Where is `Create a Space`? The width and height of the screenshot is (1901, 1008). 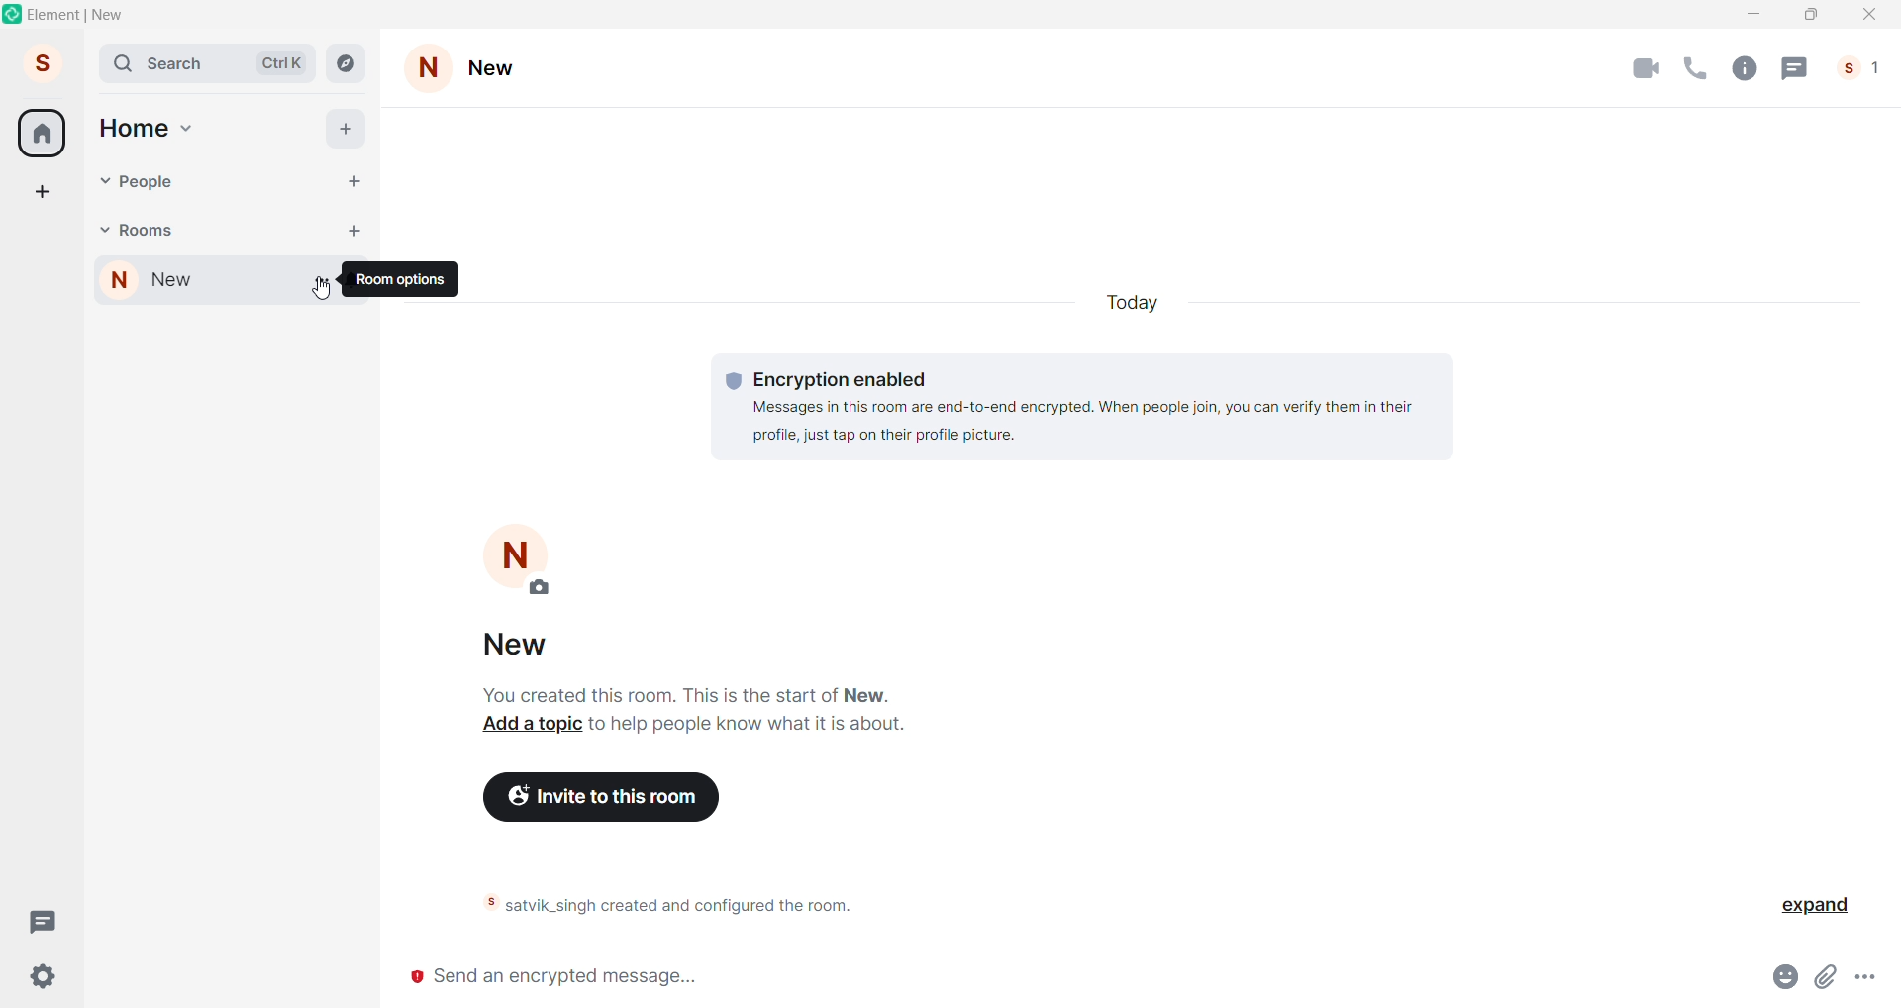 Create a Space is located at coordinates (41, 188).